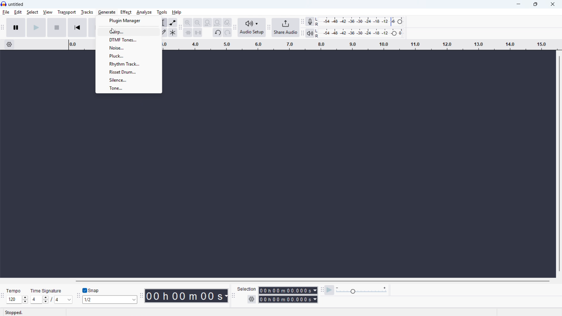  What do you see at coordinates (107, 12) in the screenshot?
I see `Generate ` at bounding box center [107, 12].